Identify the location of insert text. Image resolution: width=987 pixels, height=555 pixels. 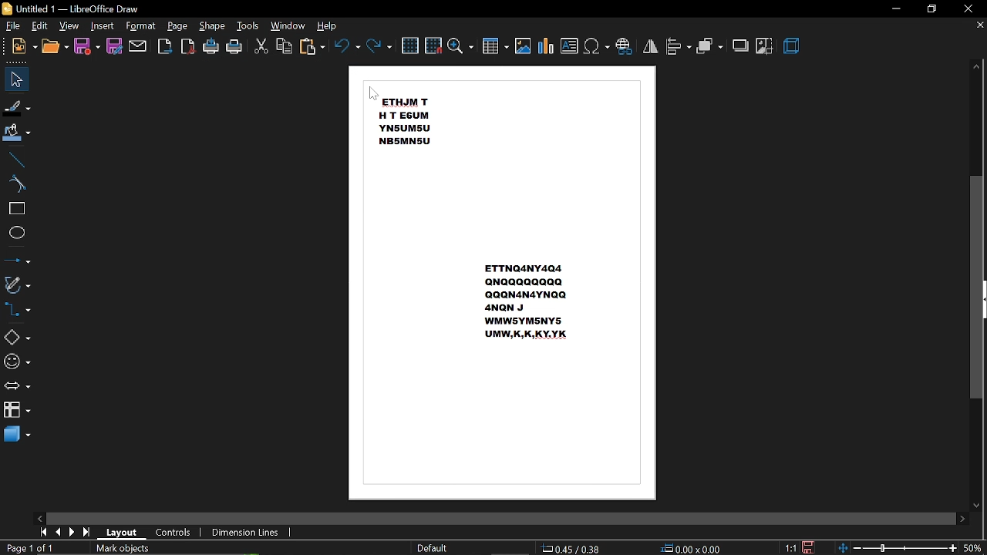
(569, 46).